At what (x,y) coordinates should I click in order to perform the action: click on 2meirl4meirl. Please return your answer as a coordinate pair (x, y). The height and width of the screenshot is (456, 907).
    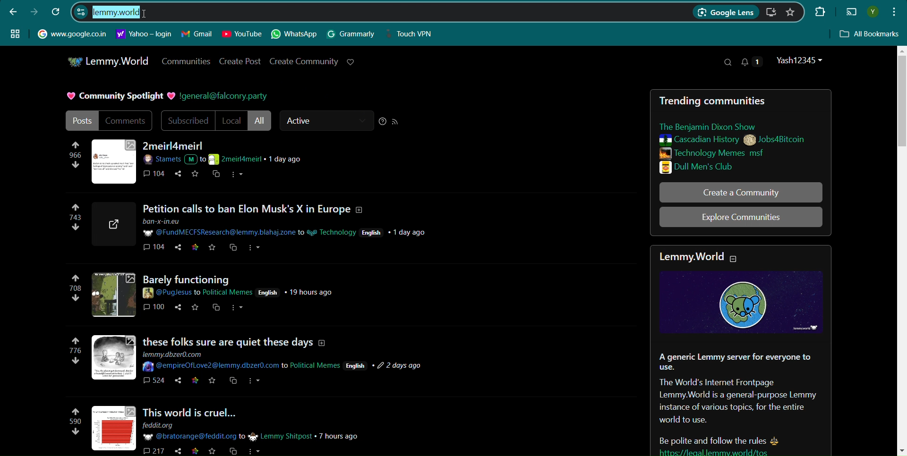
    Looking at the image, I should click on (175, 146).